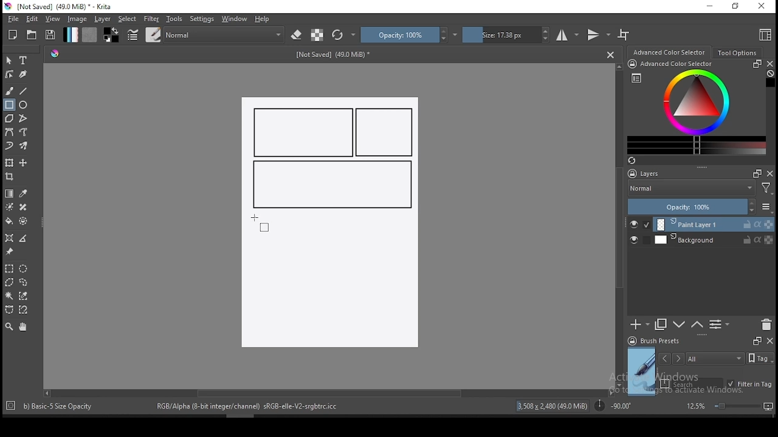  What do you see at coordinates (769, 64) in the screenshot?
I see `close docker` at bounding box center [769, 64].